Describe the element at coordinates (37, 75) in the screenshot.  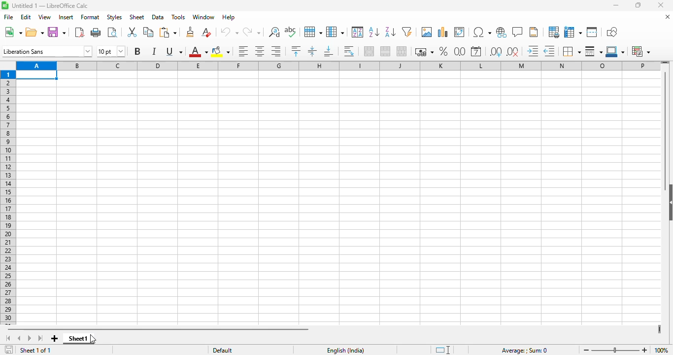
I see `active cell` at that location.